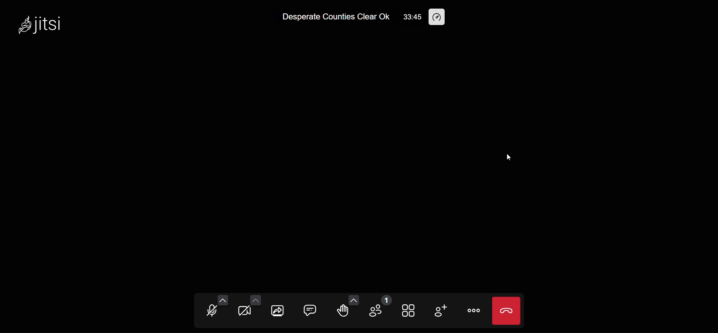 This screenshot has height=333, width=718. I want to click on leave call, so click(506, 310).